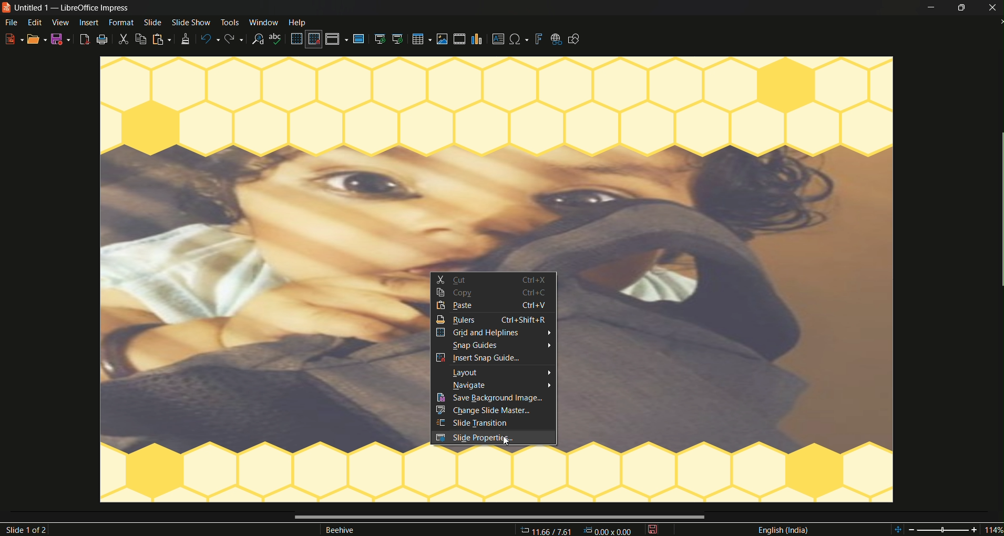  What do you see at coordinates (458, 319) in the screenshot?
I see `rulers` at bounding box center [458, 319].